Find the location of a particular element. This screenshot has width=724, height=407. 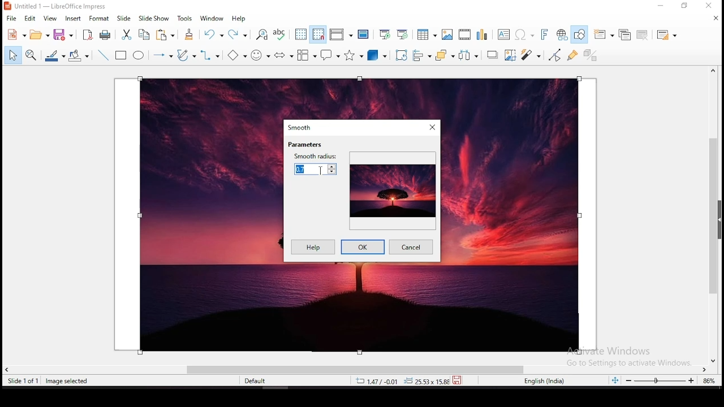

insert special characters is located at coordinates (523, 34).